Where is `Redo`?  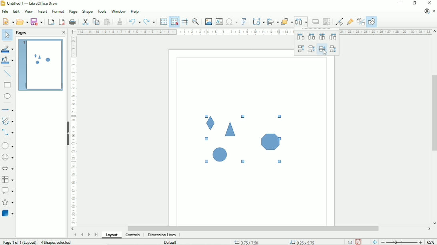
Redo is located at coordinates (150, 22).